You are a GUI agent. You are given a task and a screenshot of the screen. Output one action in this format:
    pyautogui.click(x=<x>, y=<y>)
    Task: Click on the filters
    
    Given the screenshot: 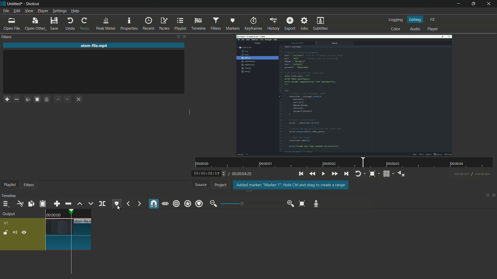 What is the action you would take?
    pyautogui.click(x=29, y=185)
    